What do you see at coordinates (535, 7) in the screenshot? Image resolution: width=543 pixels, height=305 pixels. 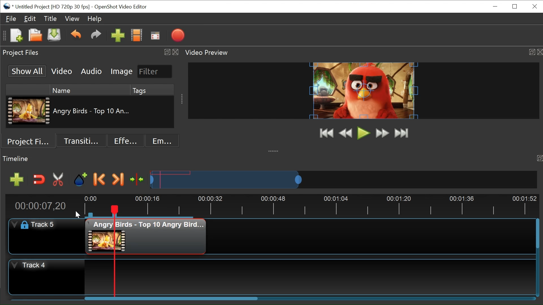 I see `Close` at bounding box center [535, 7].